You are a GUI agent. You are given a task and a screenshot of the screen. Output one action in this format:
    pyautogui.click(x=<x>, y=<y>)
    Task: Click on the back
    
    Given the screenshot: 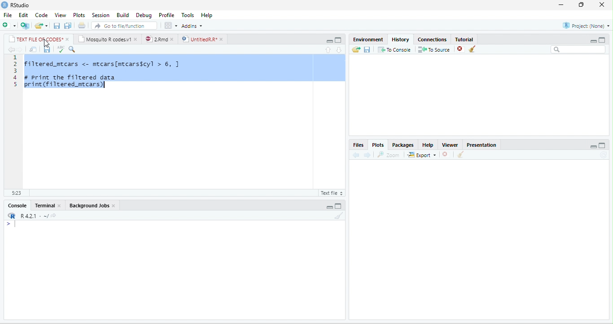 What is the action you would take?
    pyautogui.click(x=356, y=155)
    